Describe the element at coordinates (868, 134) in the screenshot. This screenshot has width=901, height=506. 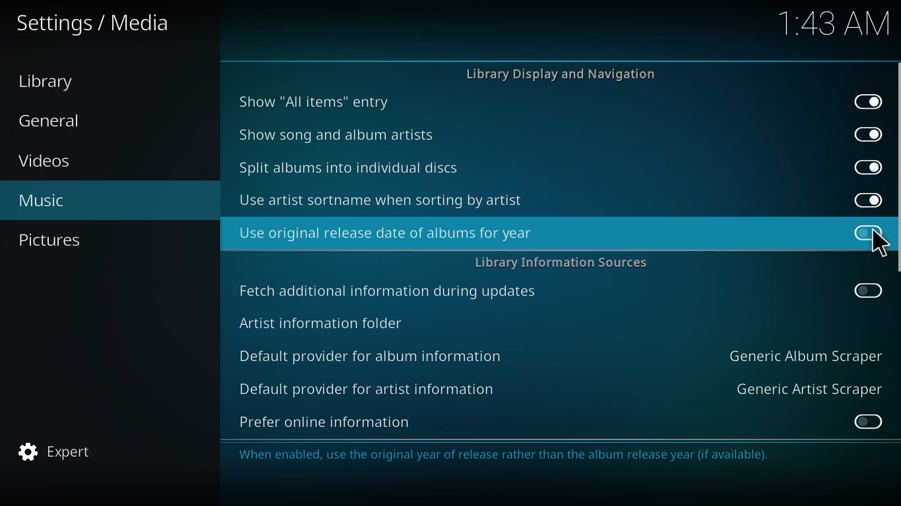
I see `enabled` at that location.